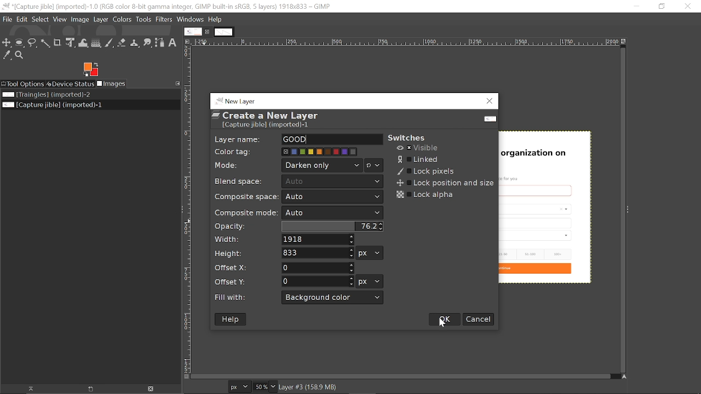 The width and height of the screenshot is (701, 394). What do you see at coordinates (148, 389) in the screenshot?
I see `Delete image` at bounding box center [148, 389].